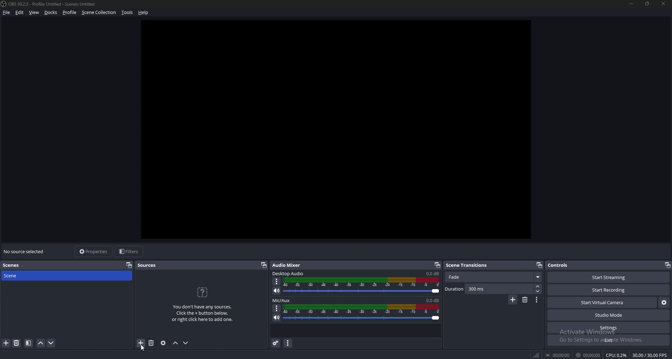 The height and width of the screenshot is (359, 672). I want to click on Docks, so click(52, 13).